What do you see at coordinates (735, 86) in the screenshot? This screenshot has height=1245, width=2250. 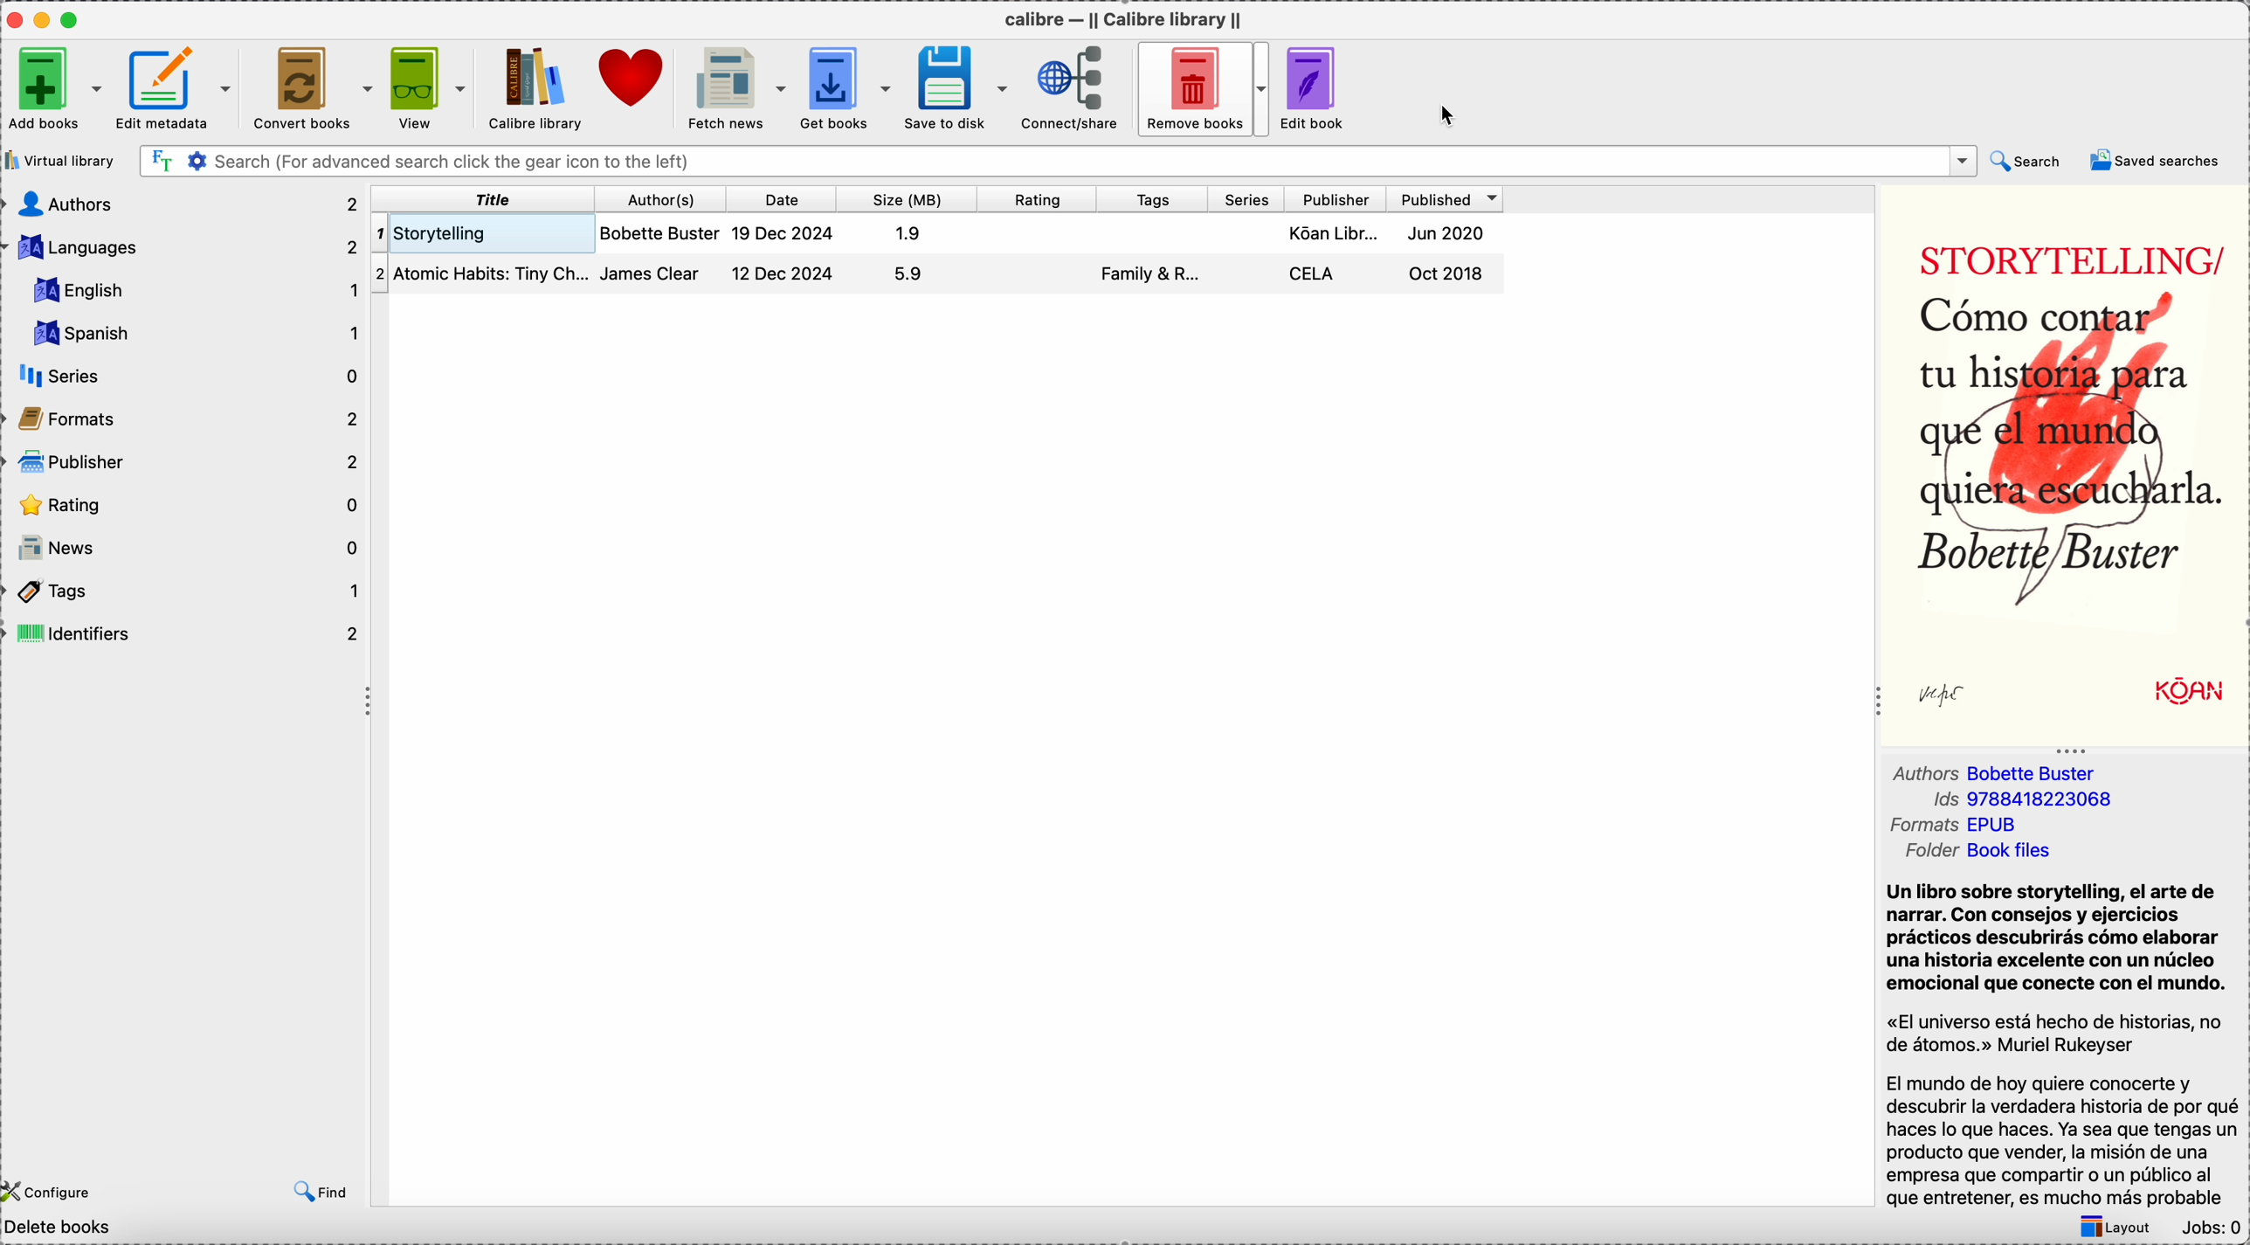 I see `fetch news` at bounding box center [735, 86].